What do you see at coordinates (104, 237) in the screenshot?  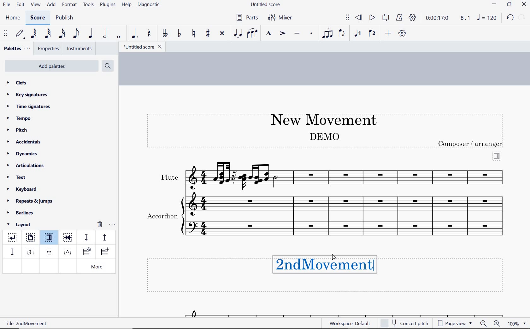 I see `staff pacer` at bounding box center [104, 237].